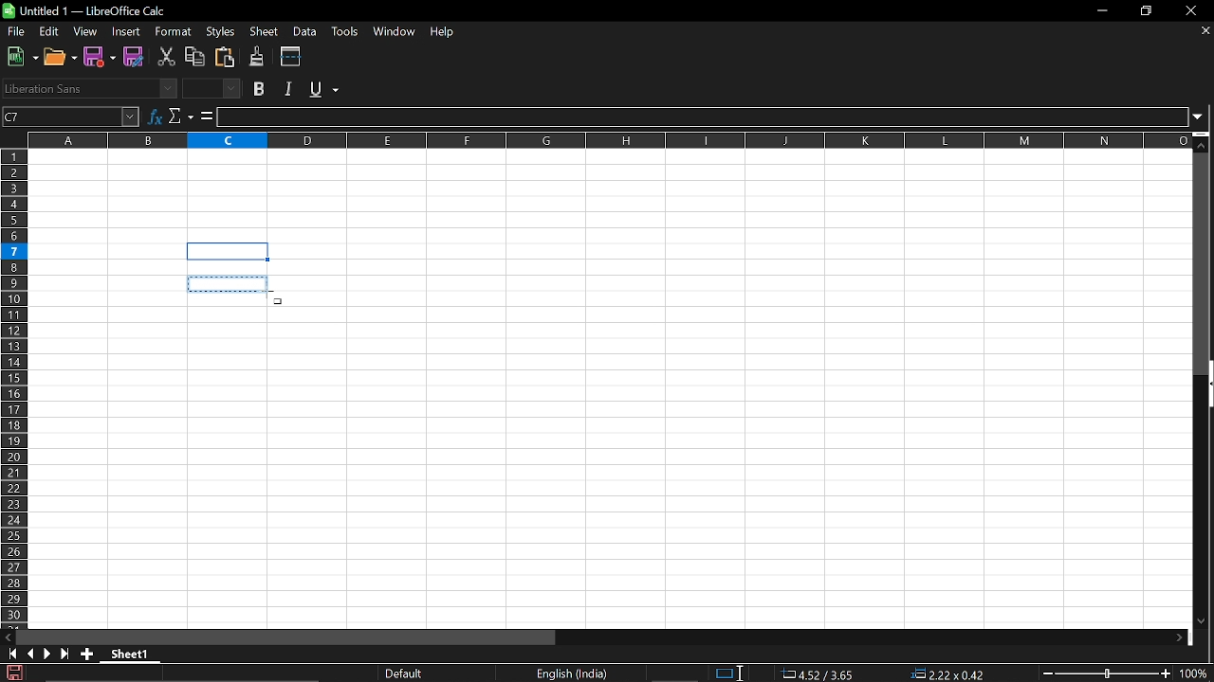 The width and height of the screenshot is (1214, 682). Describe the element at coordinates (194, 57) in the screenshot. I see `Copy` at that location.